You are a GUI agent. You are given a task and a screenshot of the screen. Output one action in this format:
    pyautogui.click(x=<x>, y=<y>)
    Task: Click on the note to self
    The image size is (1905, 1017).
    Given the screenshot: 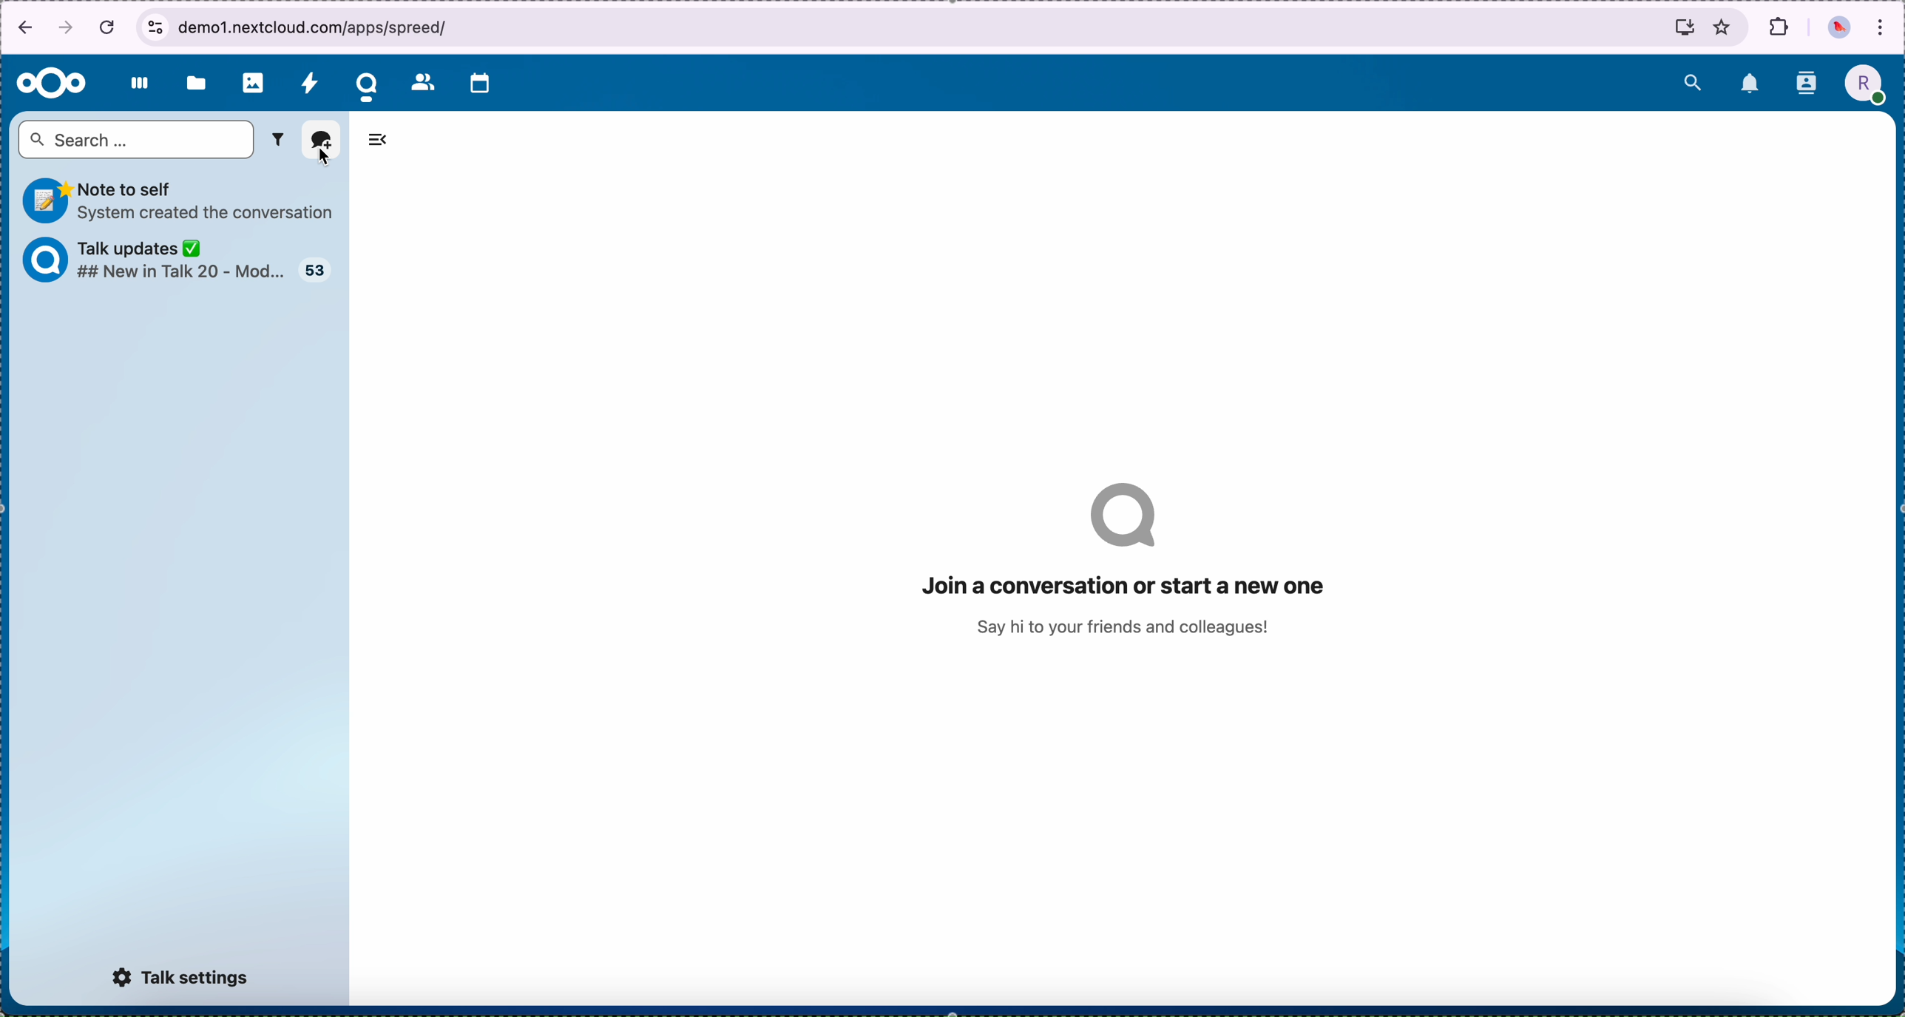 What is the action you would take?
    pyautogui.click(x=182, y=201)
    